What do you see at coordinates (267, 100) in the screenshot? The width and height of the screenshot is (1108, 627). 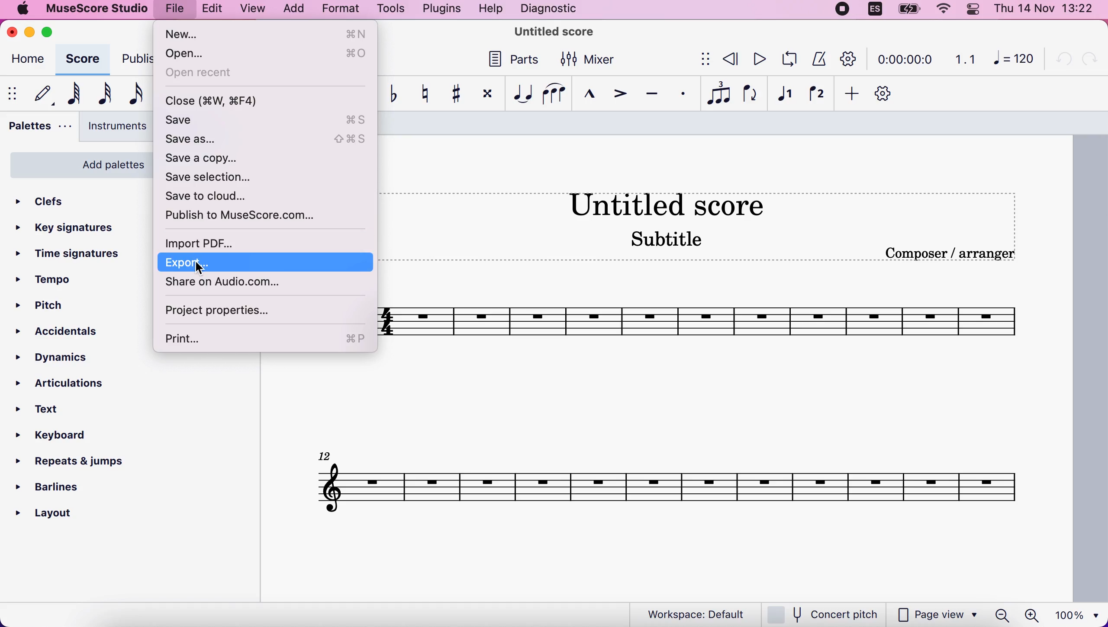 I see `close` at bounding box center [267, 100].